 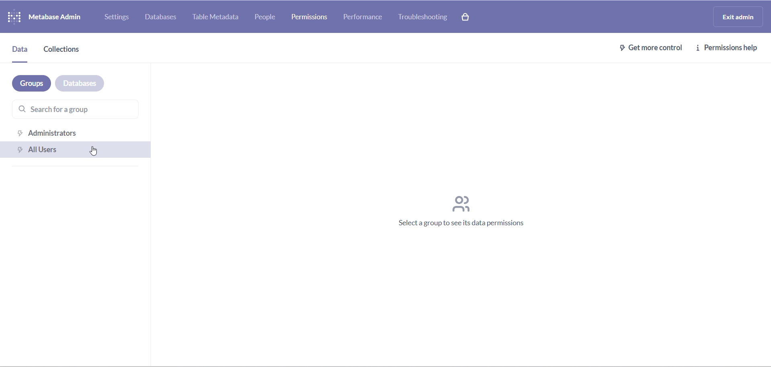 What do you see at coordinates (728, 49) in the screenshot?
I see `permission help` at bounding box center [728, 49].